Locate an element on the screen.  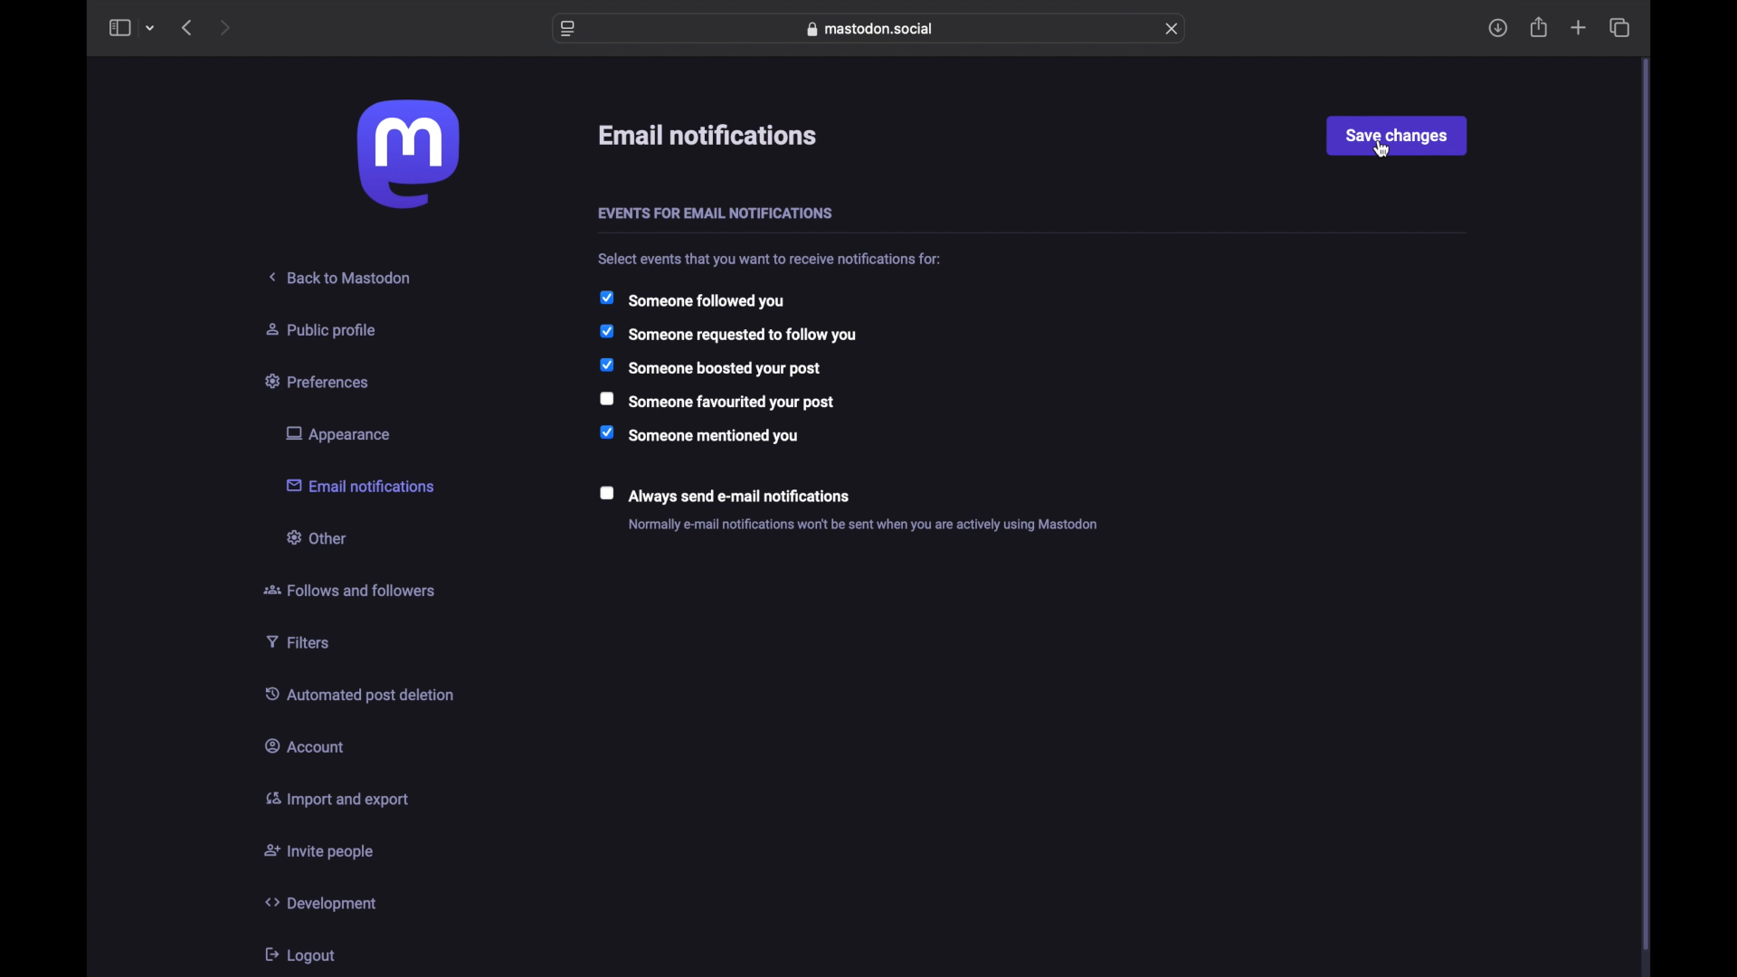
mastodon logo is located at coordinates (408, 154).